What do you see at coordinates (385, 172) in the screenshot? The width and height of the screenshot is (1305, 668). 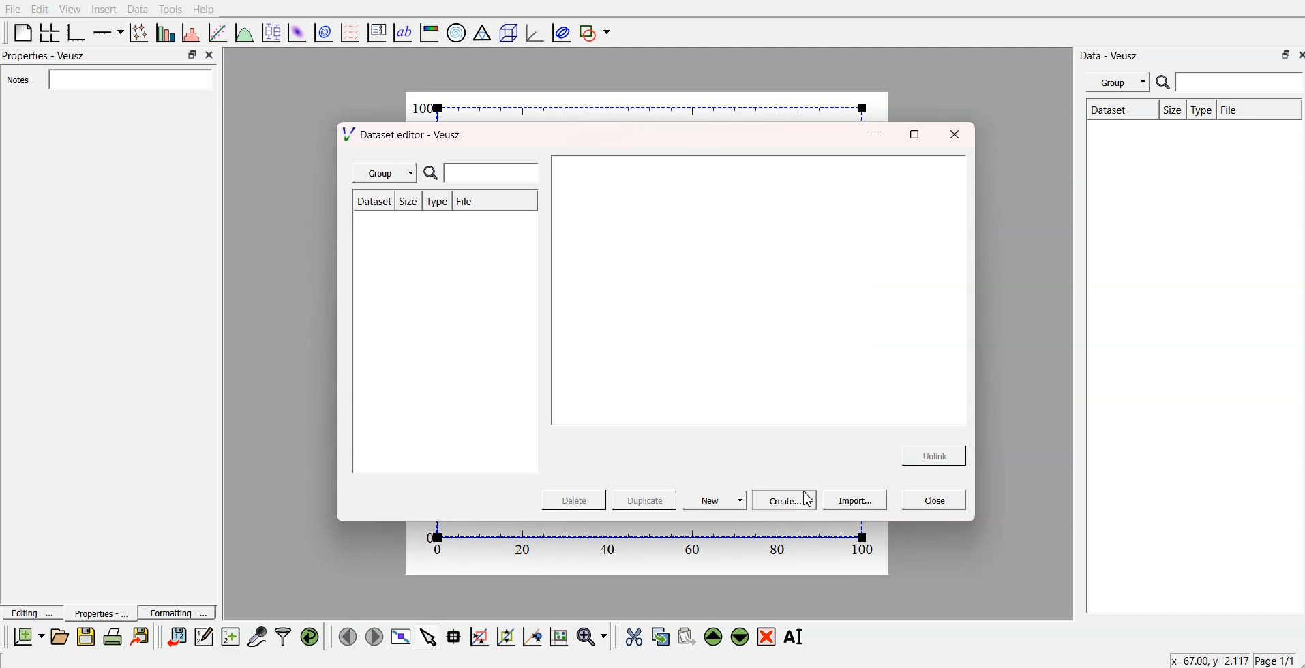 I see `Group` at bounding box center [385, 172].